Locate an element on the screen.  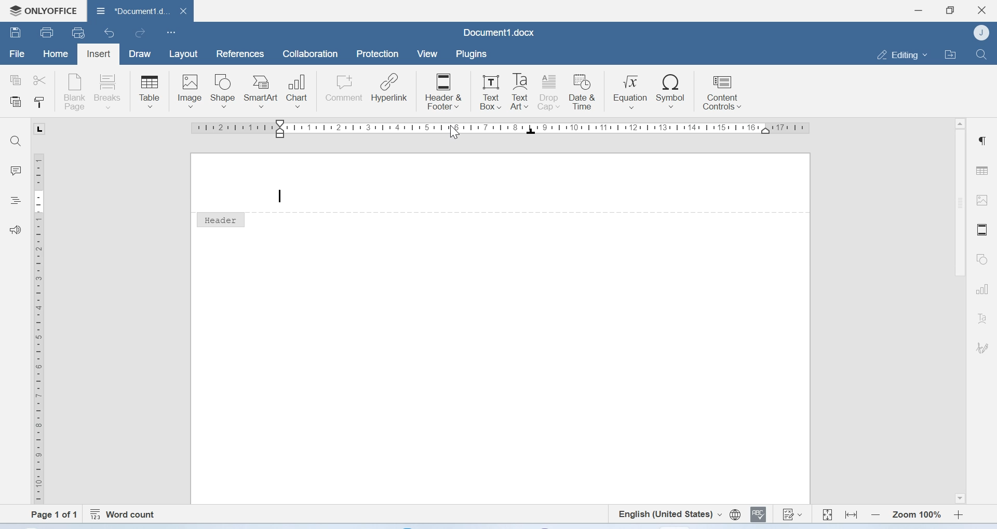
L is located at coordinates (38, 129).